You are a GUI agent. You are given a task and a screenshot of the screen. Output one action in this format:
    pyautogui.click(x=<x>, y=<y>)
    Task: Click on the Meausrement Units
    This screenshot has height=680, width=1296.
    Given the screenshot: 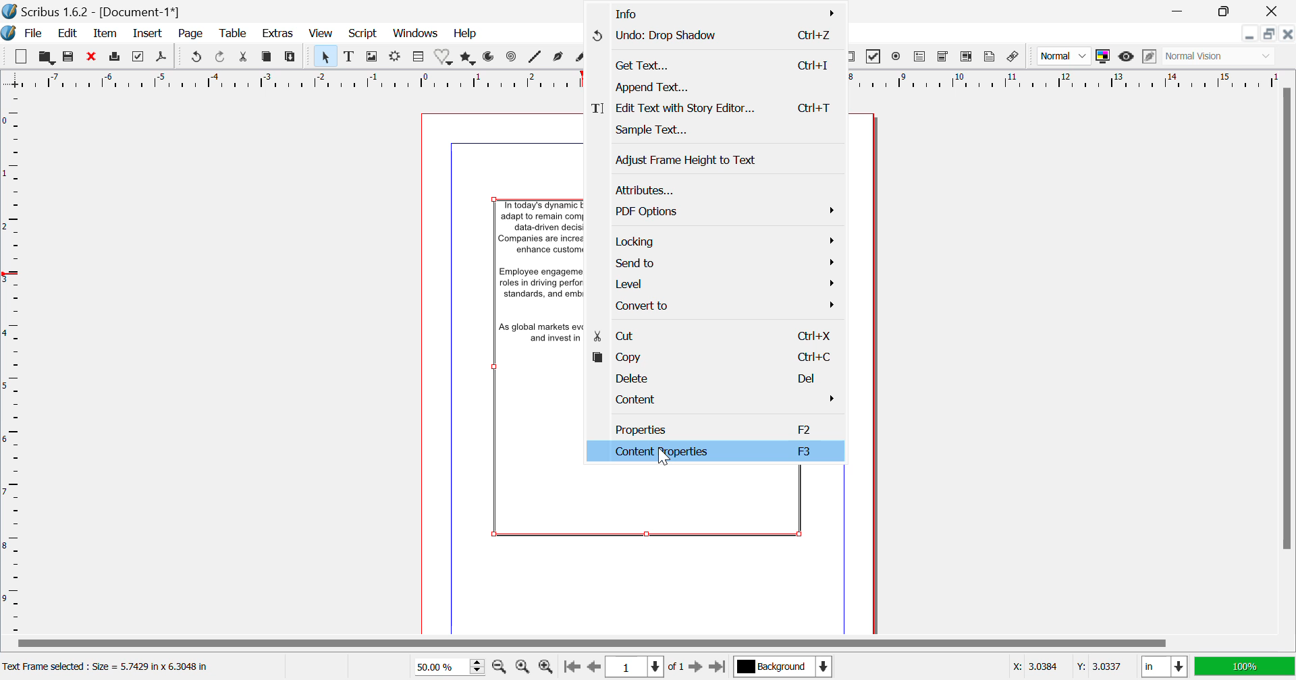 What is the action you would take?
    pyautogui.click(x=1165, y=667)
    